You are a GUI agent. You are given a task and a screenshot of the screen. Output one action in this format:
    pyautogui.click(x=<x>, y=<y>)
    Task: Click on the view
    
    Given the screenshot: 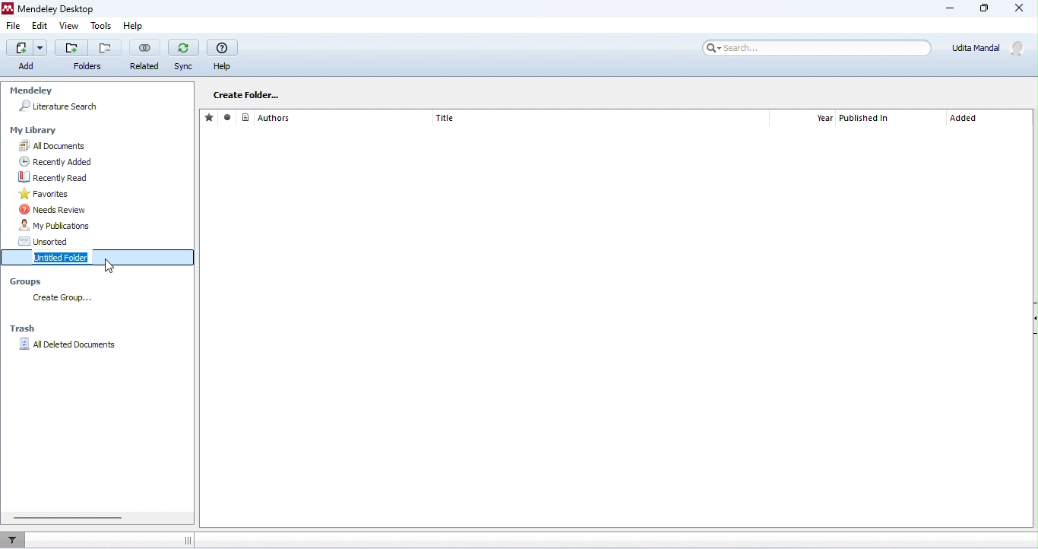 What is the action you would take?
    pyautogui.click(x=68, y=26)
    